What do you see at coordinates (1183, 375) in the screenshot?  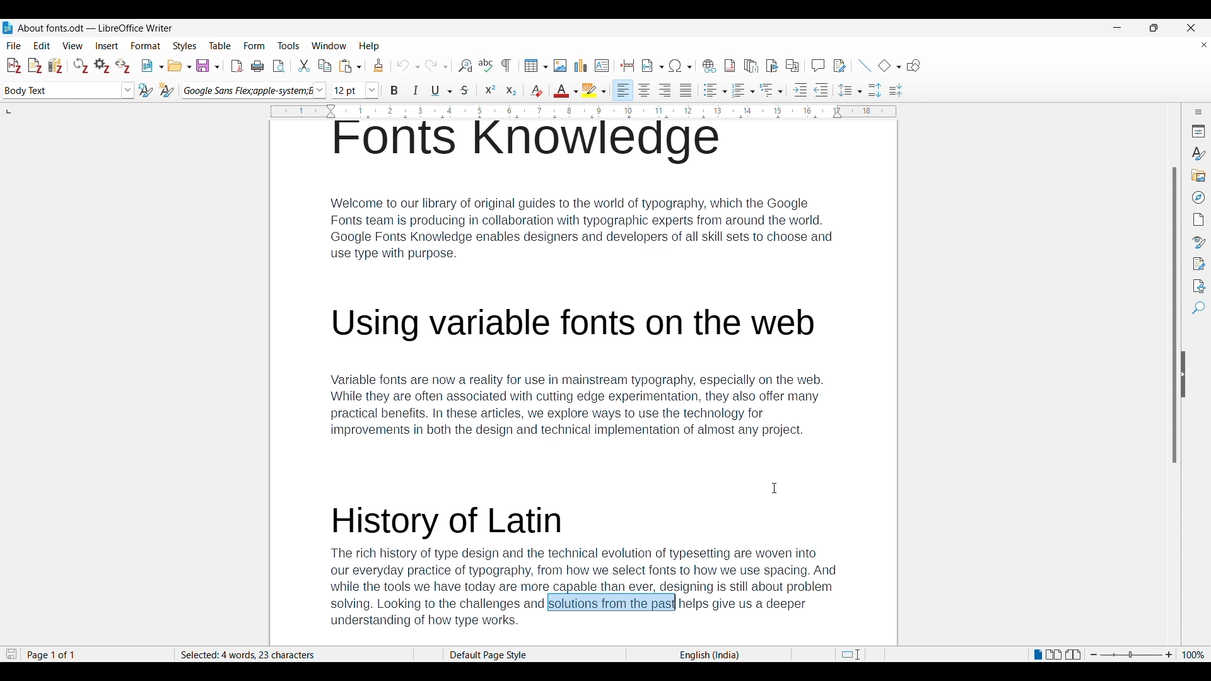 I see `Hide right sidebar` at bounding box center [1183, 375].